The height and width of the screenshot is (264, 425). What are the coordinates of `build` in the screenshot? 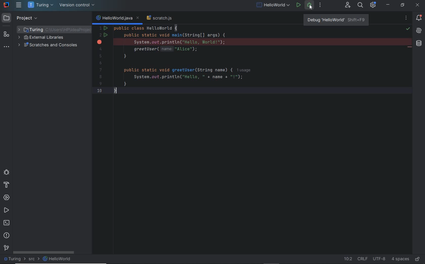 It's located at (5, 186).